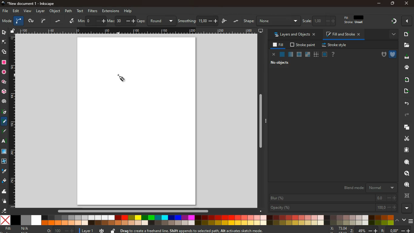 Image resolution: width=414 pixels, height=233 pixels. What do you see at coordinates (281, 62) in the screenshot?
I see `no objects` at bounding box center [281, 62].